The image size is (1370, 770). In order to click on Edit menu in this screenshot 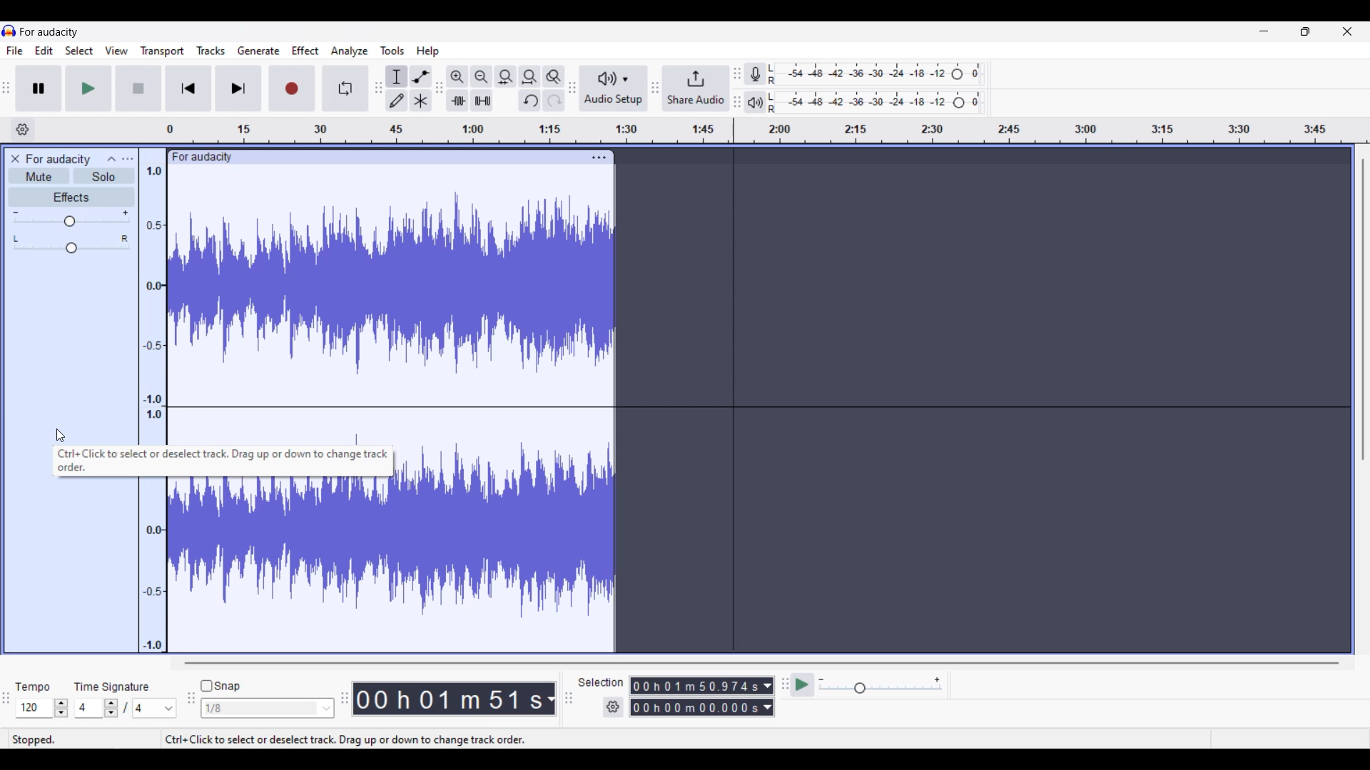, I will do `click(44, 51)`.